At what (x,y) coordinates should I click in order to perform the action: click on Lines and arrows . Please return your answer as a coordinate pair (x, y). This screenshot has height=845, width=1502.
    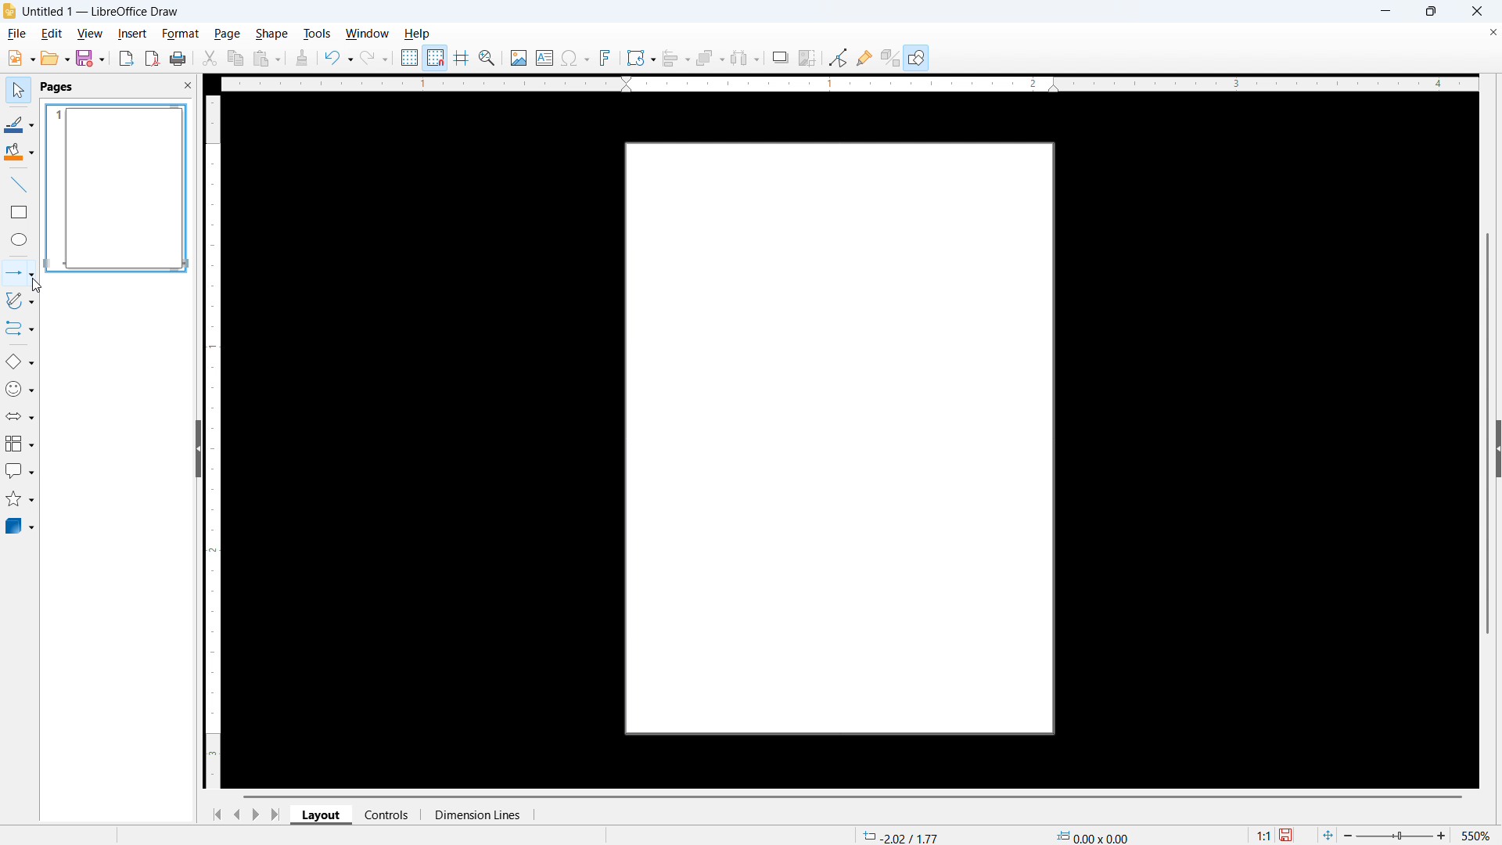
    Looking at the image, I should click on (20, 273).